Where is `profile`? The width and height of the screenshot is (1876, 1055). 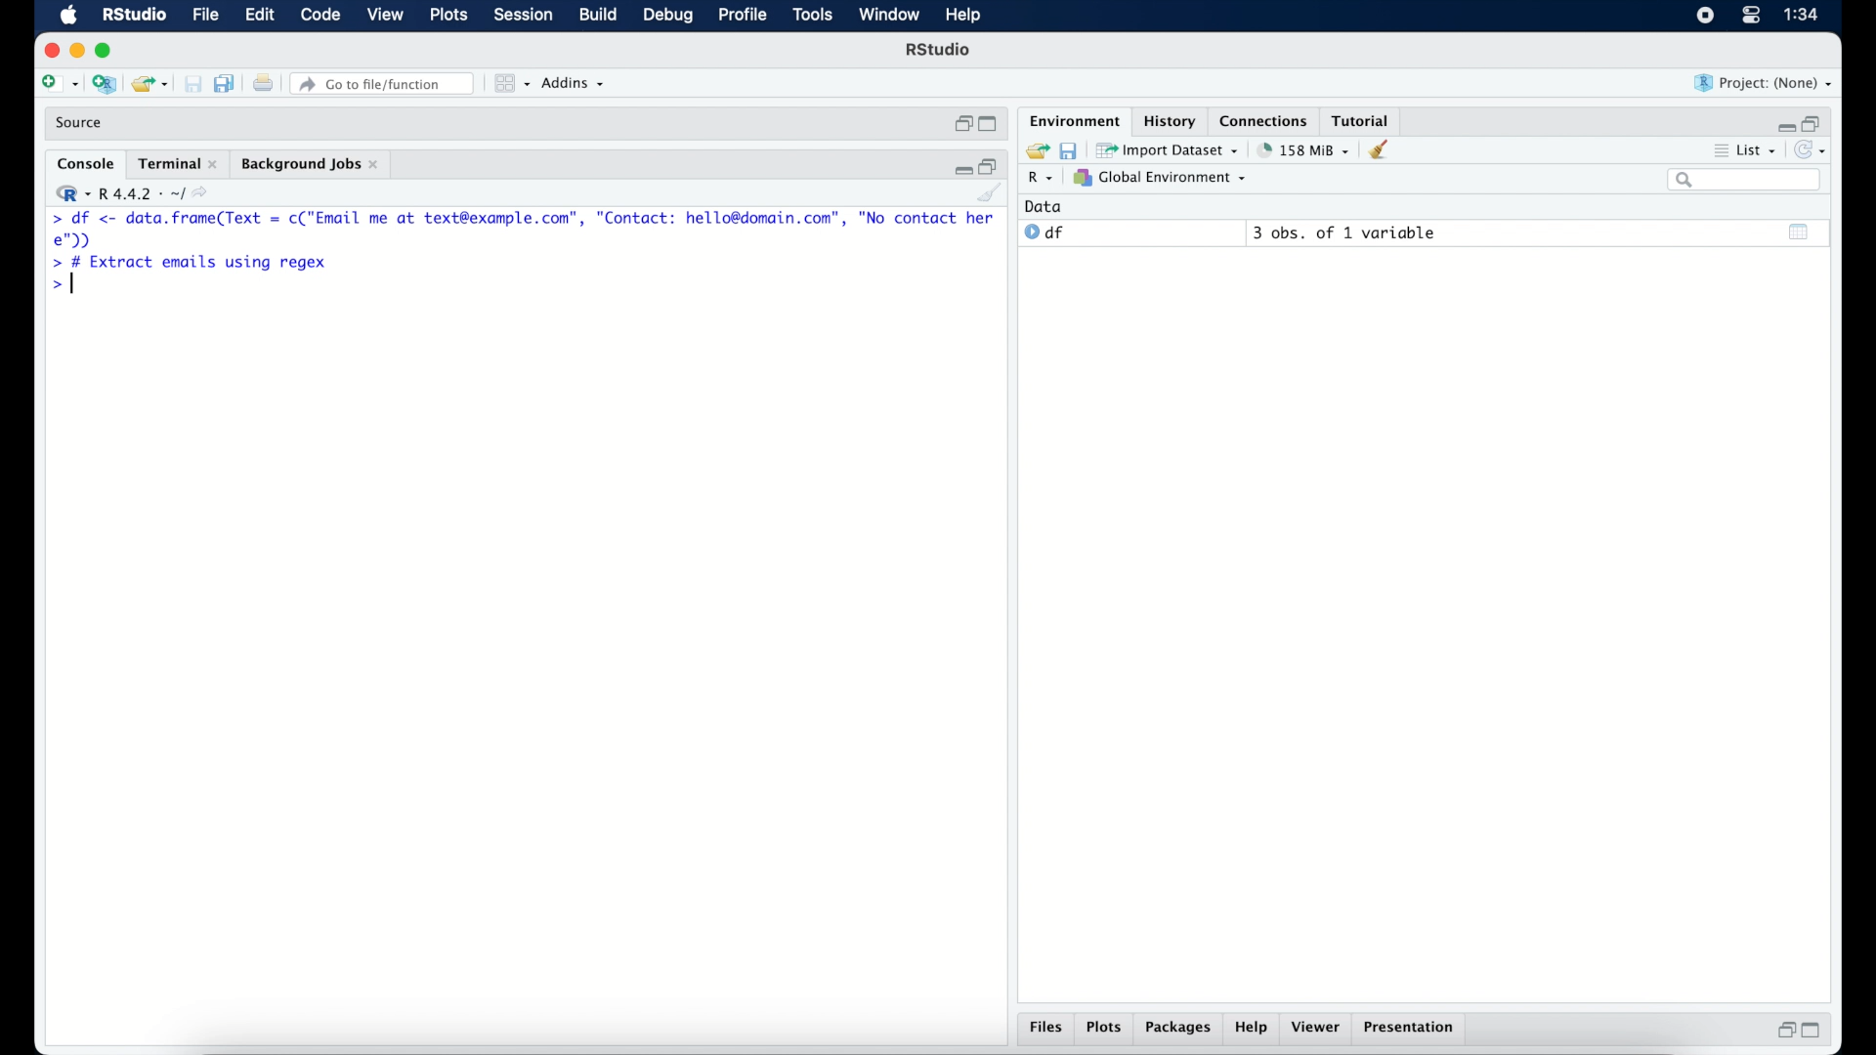
profile is located at coordinates (743, 16).